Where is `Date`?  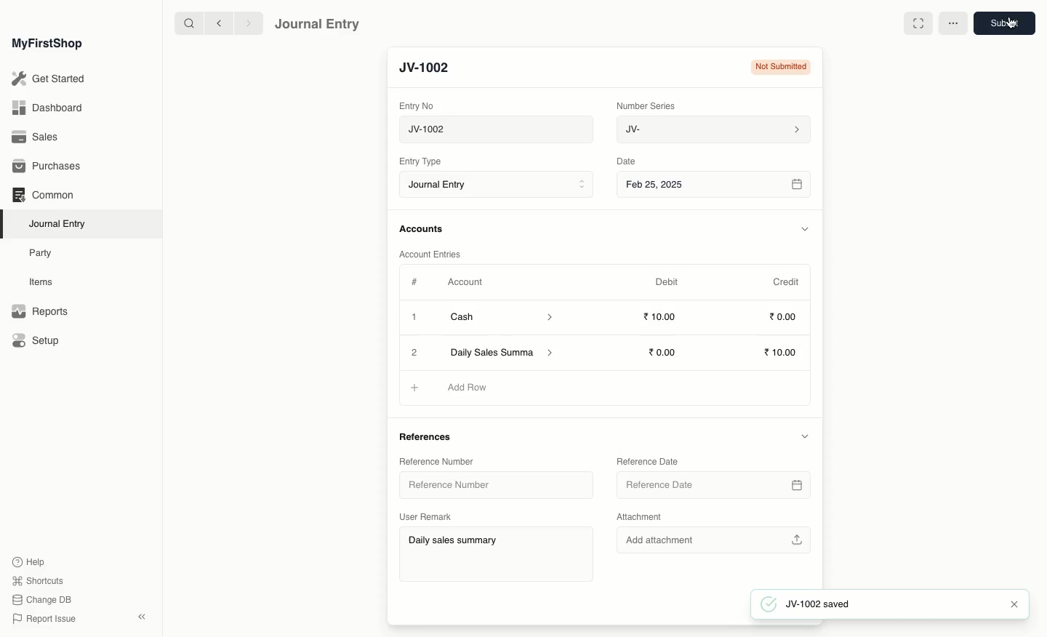
Date is located at coordinates (627, 161).